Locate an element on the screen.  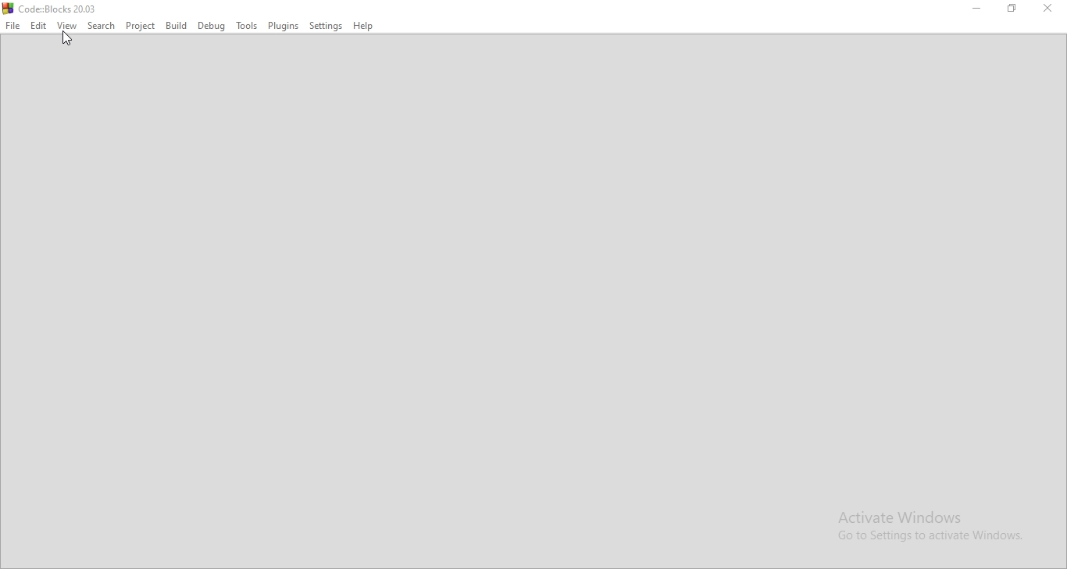
File is located at coordinates (12, 26).